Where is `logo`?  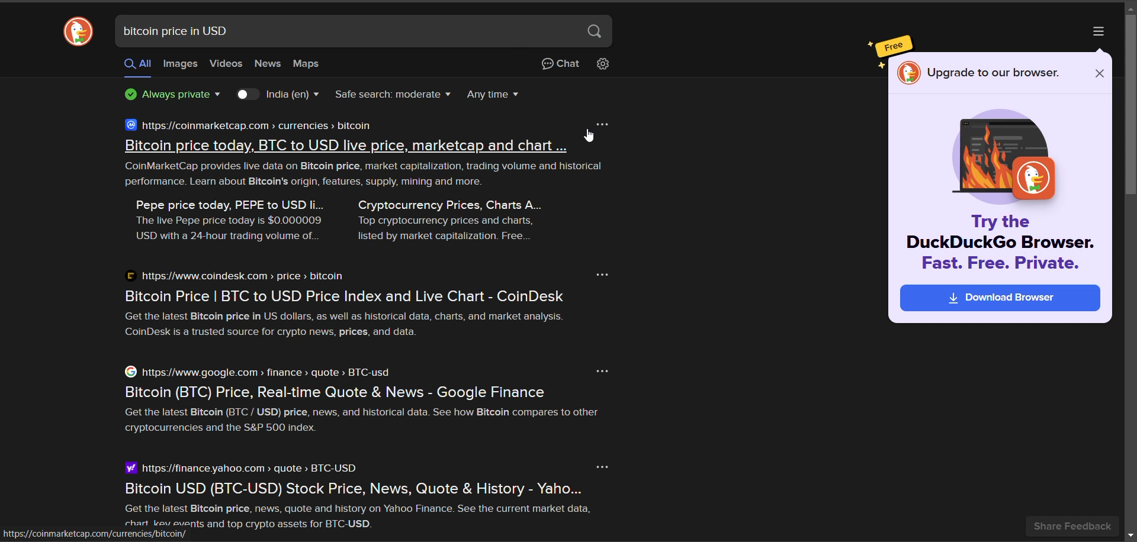
logo is located at coordinates (1008, 155).